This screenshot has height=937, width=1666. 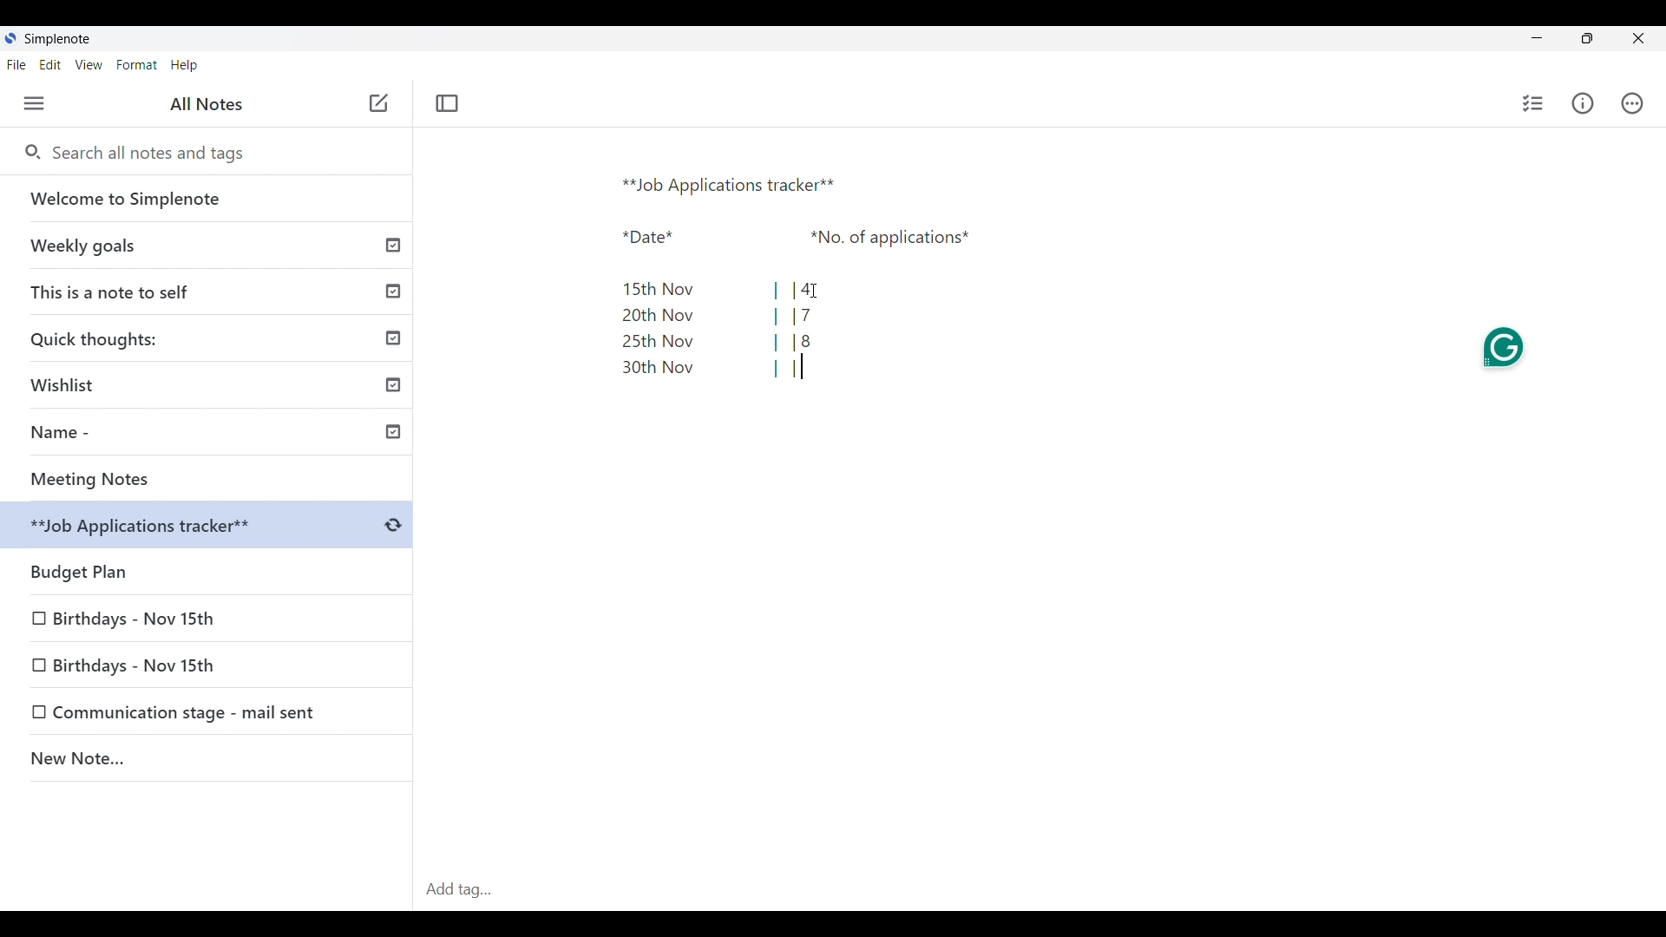 I want to click on Format, so click(x=137, y=65).